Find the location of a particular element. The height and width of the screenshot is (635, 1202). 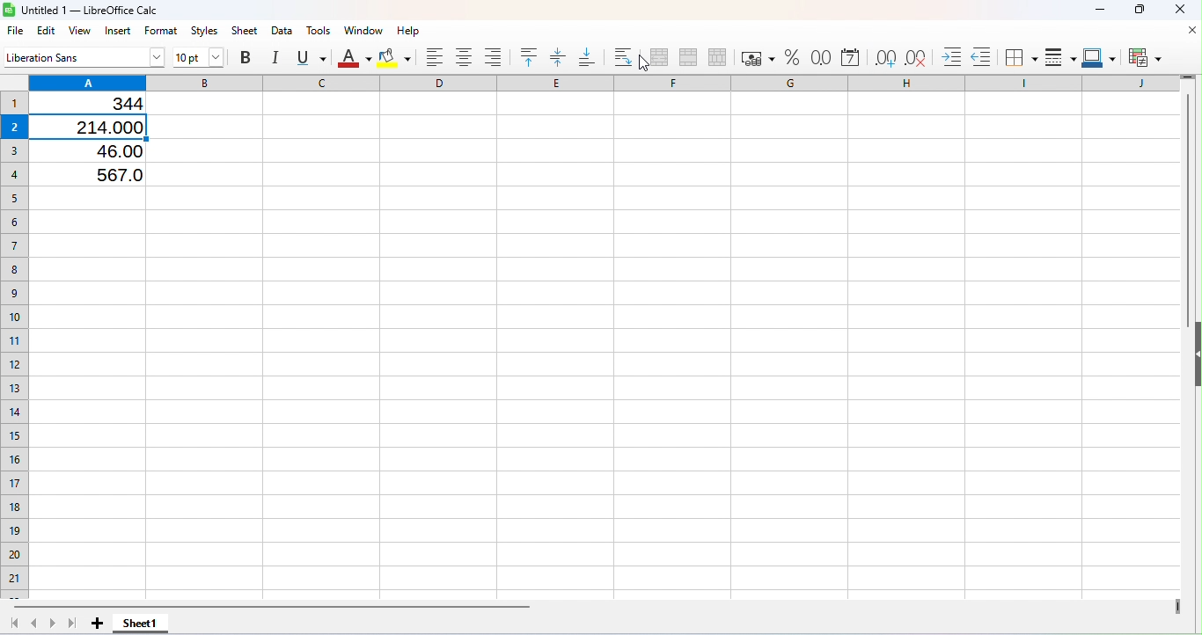

Merge cells is located at coordinates (686, 56).